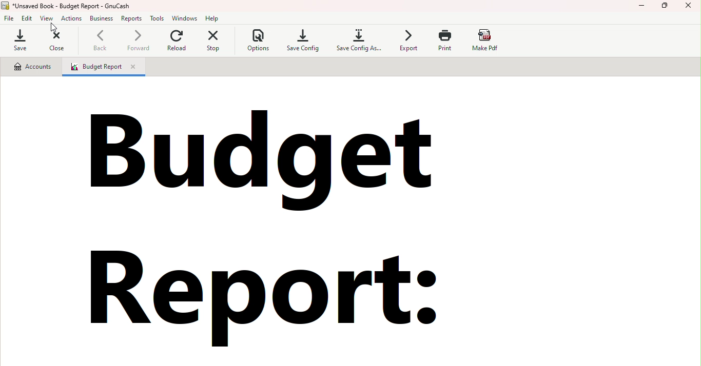 This screenshot has height=366, width=701. Describe the element at coordinates (214, 18) in the screenshot. I see `Help` at that location.